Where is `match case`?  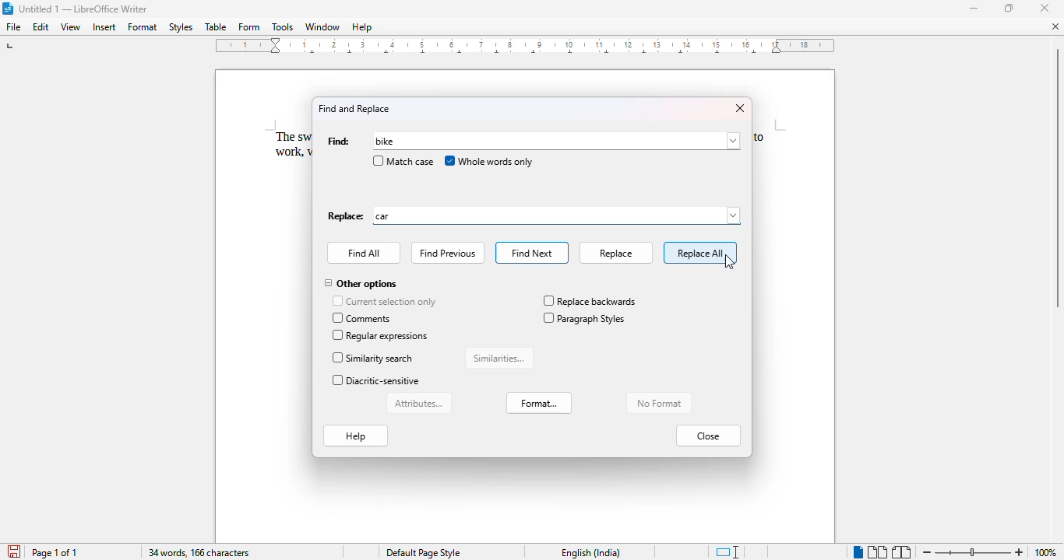
match case is located at coordinates (403, 161).